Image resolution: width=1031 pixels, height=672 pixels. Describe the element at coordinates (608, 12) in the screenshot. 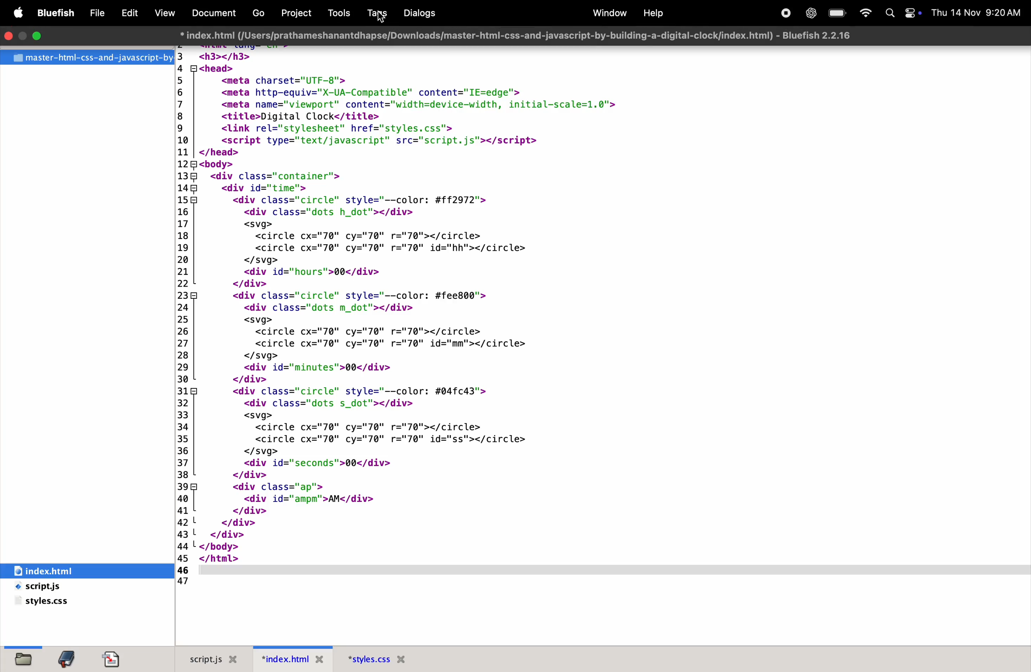

I see `window` at that location.